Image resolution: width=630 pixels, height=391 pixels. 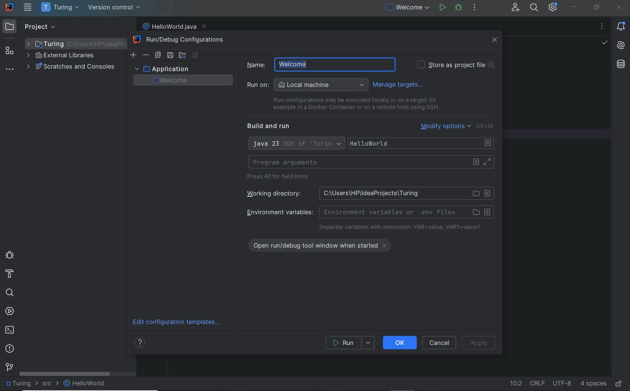 What do you see at coordinates (400, 84) in the screenshot?
I see `manage targets` at bounding box center [400, 84].